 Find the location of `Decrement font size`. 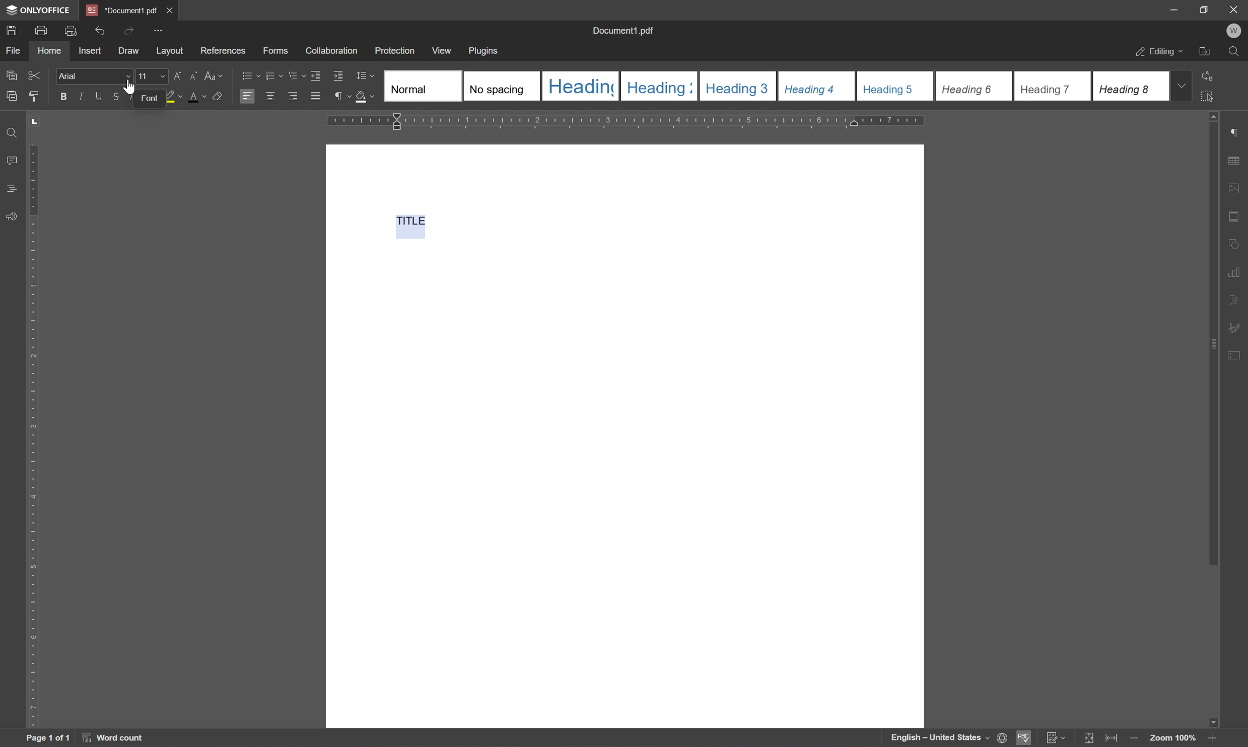

Decrement font size is located at coordinates (193, 77).